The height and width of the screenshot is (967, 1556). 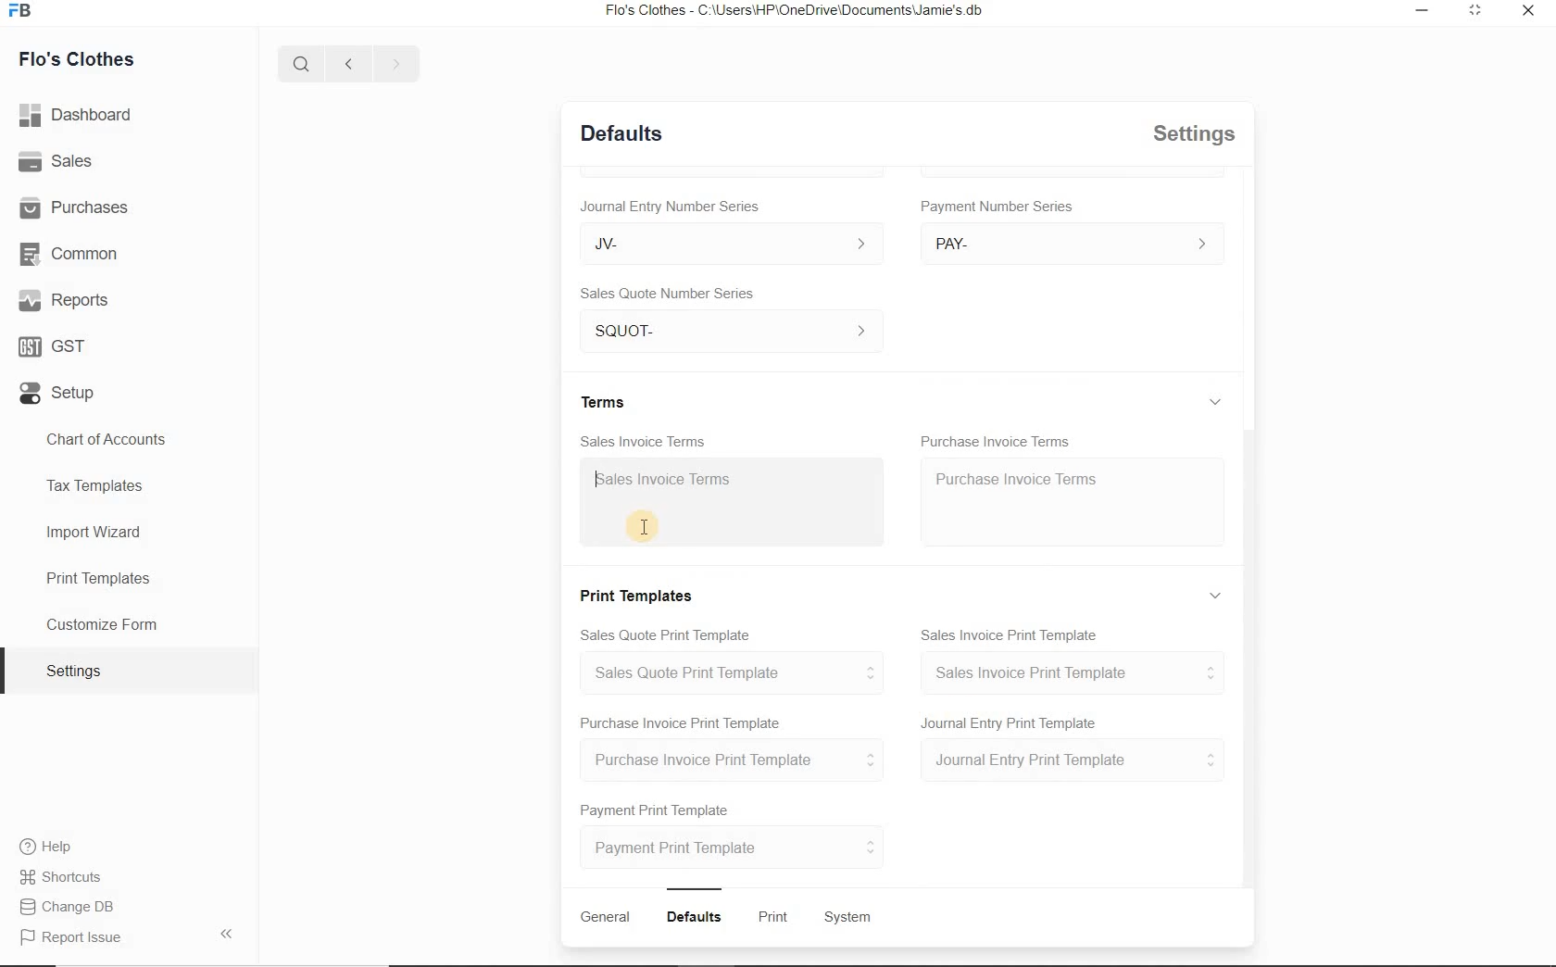 What do you see at coordinates (1423, 10) in the screenshot?
I see `Minimize` at bounding box center [1423, 10].